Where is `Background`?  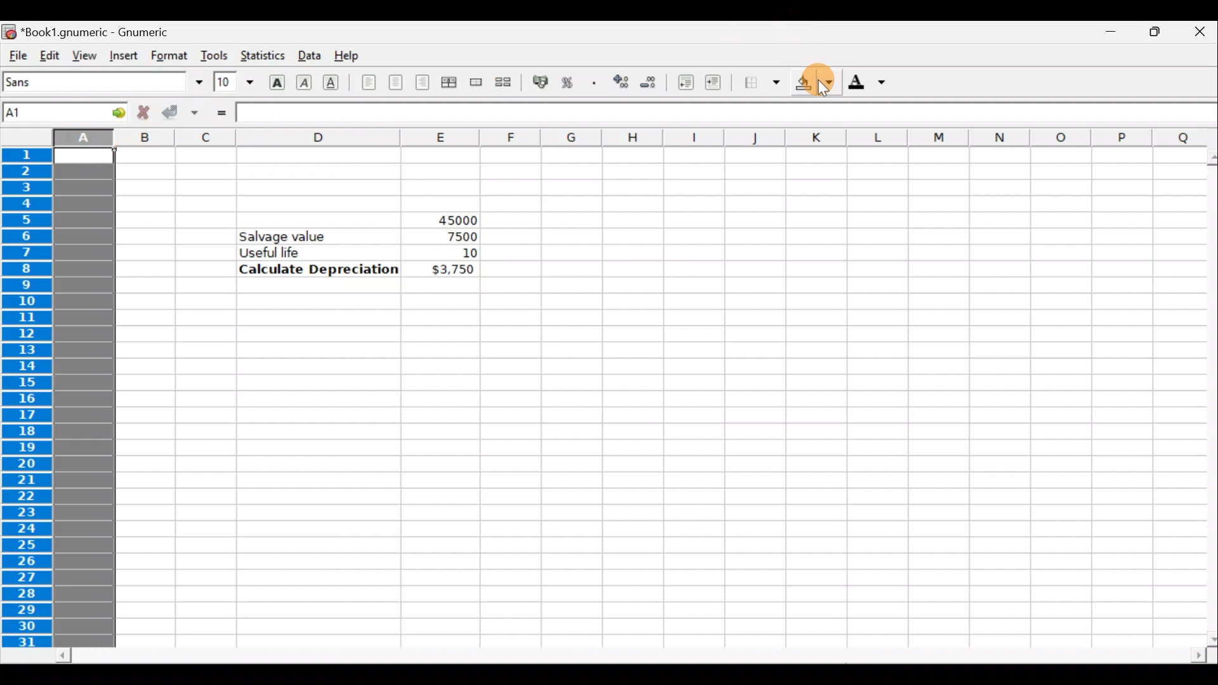 Background is located at coordinates (815, 82).